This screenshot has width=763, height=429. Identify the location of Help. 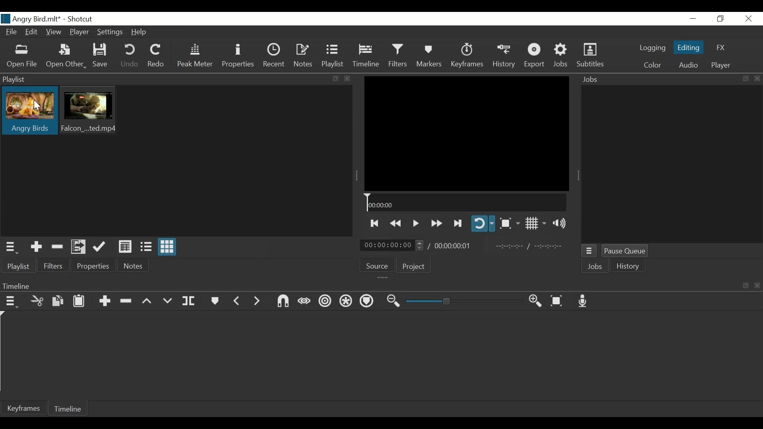
(140, 31).